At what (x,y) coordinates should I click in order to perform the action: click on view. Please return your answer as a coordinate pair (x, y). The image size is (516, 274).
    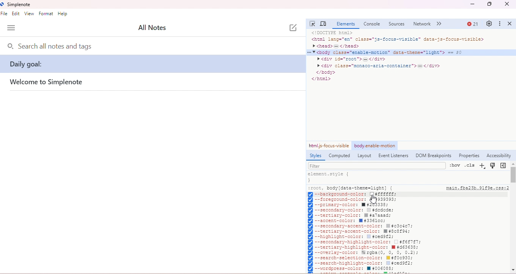
    Looking at the image, I should click on (29, 14).